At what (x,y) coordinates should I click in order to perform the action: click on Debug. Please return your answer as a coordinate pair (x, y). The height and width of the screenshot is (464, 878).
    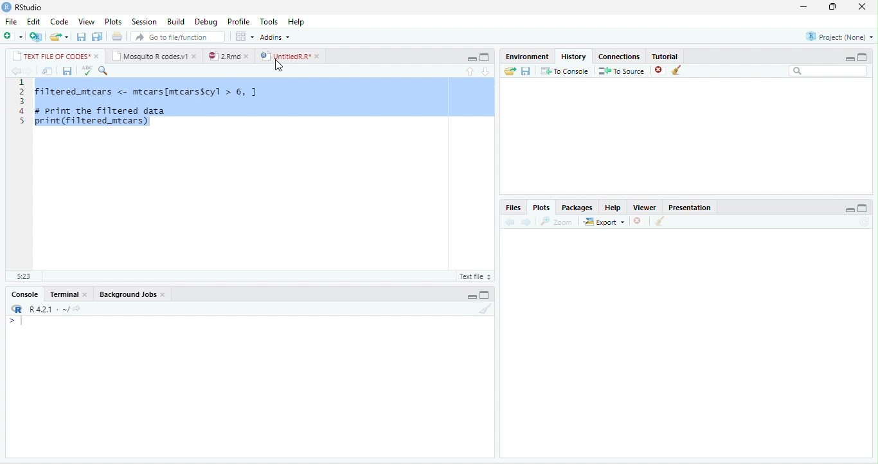
    Looking at the image, I should click on (206, 22).